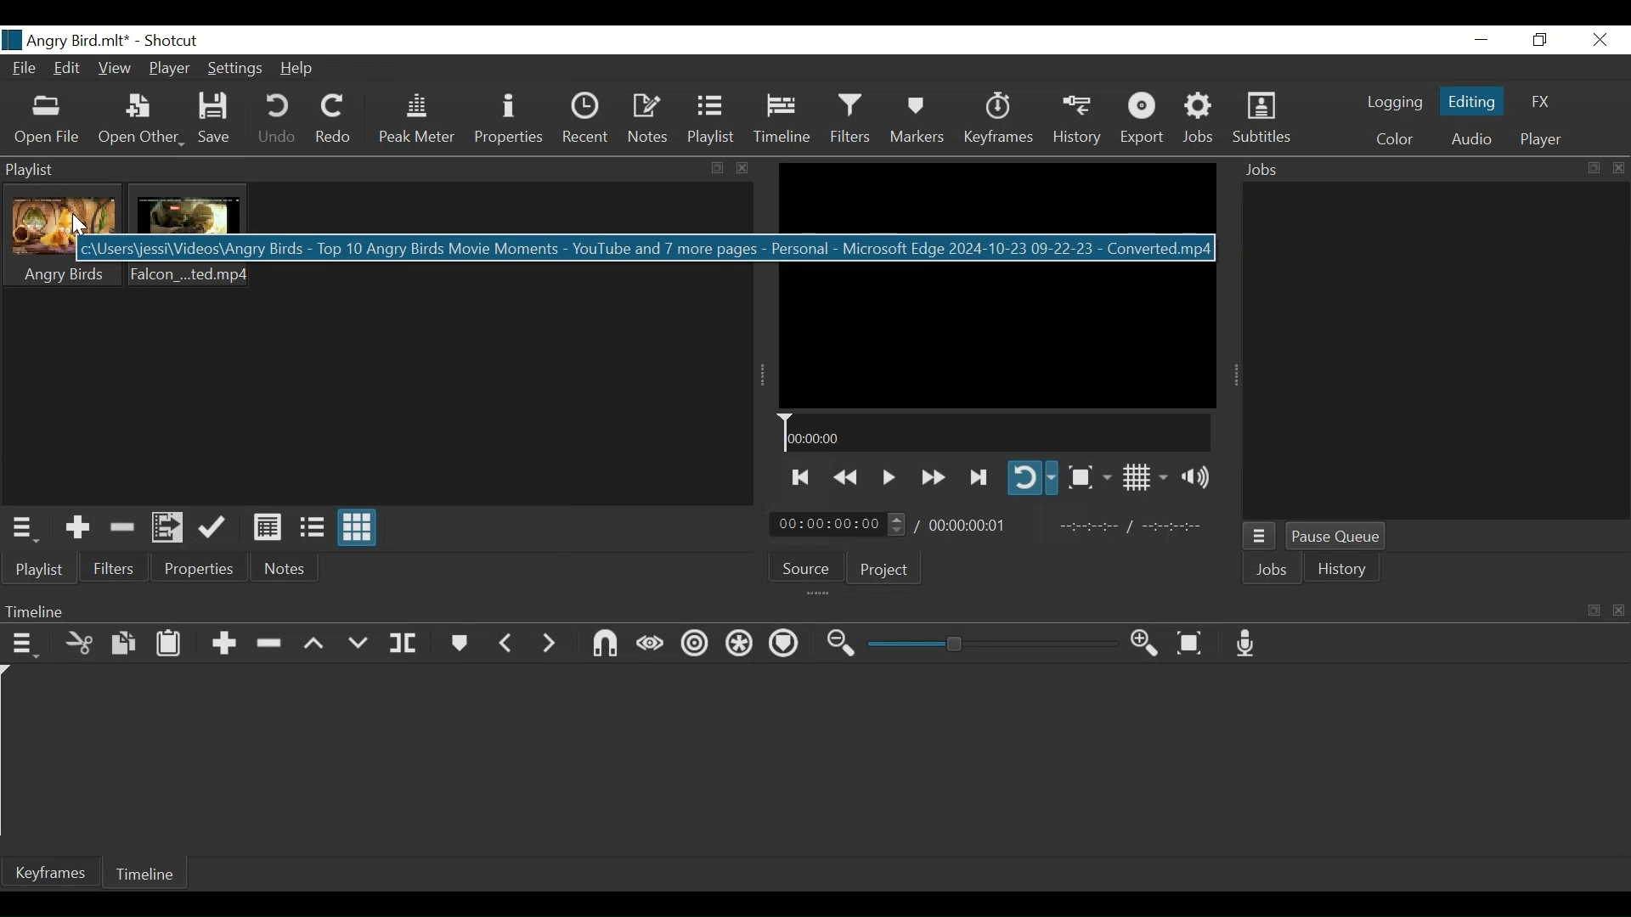  I want to click on Jobs, so click(1272, 569).